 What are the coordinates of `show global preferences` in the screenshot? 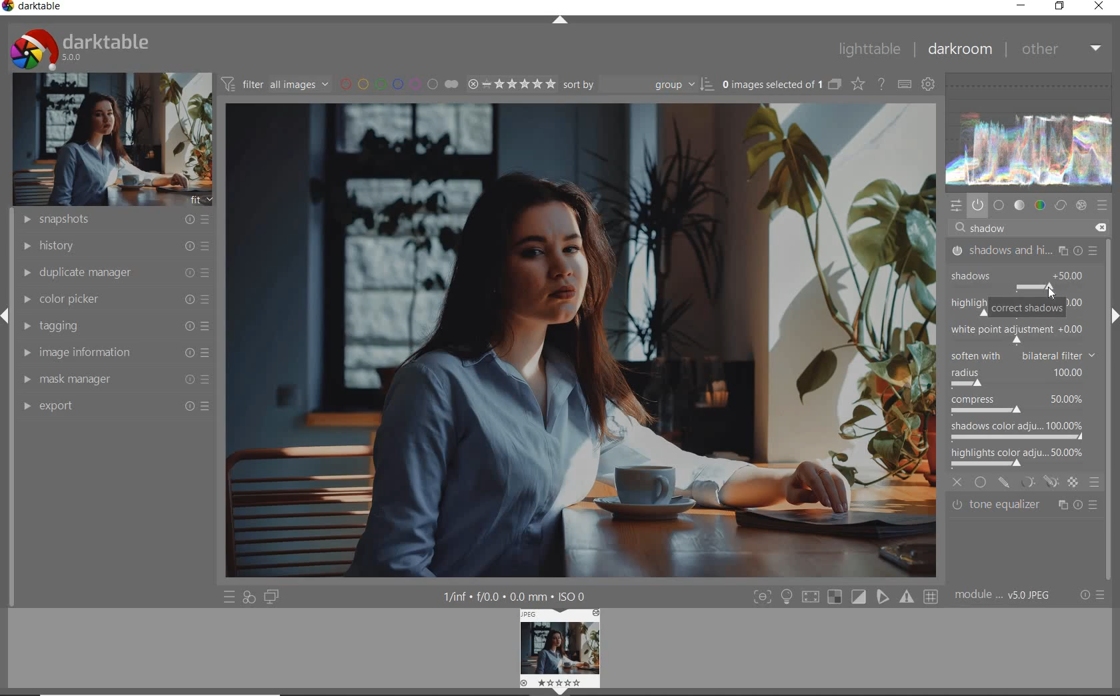 It's located at (929, 85).